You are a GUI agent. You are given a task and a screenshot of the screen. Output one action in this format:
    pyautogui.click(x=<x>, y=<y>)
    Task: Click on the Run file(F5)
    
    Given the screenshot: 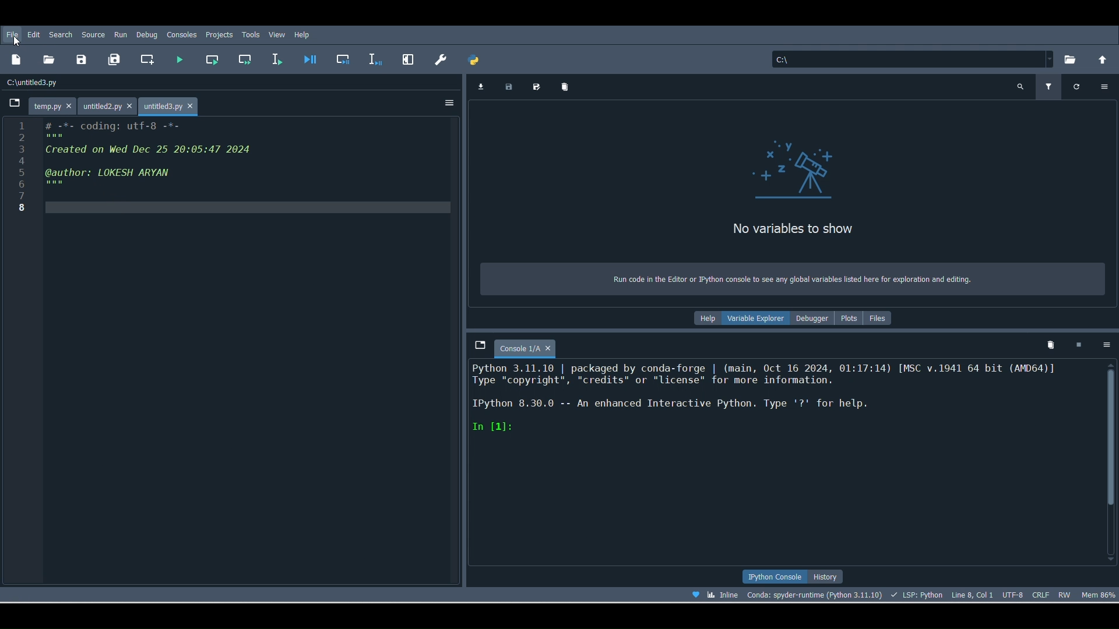 What is the action you would take?
    pyautogui.click(x=182, y=57)
    